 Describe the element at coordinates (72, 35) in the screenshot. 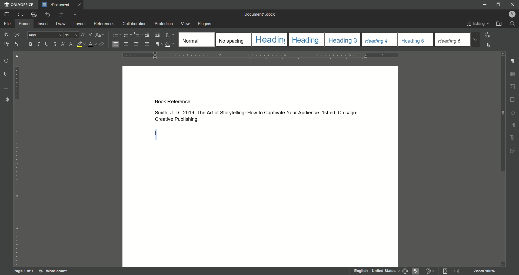

I see `font size` at that location.